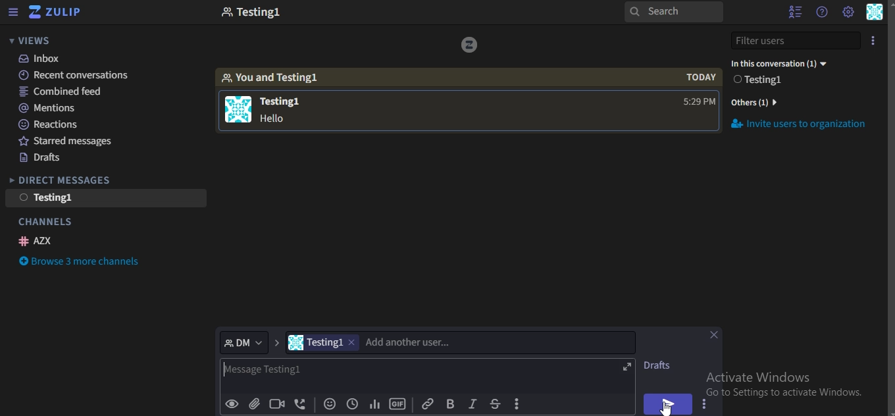  I want to click on recent conversations, so click(82, 76).